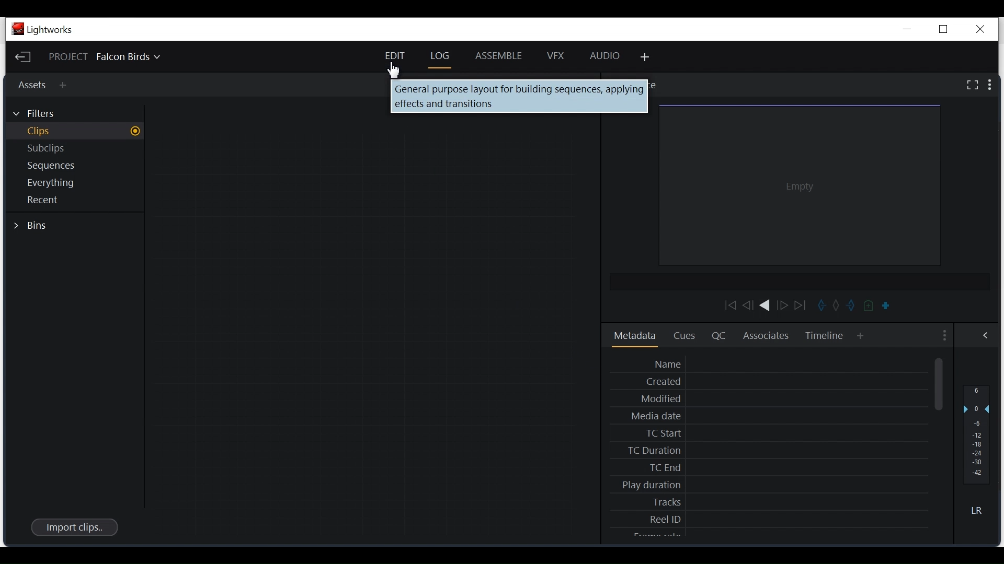 This screenshot has width=1004, height=564. Describe the element at coordinates (396, 71) in the screenshot. I see `Cursor` at that location.